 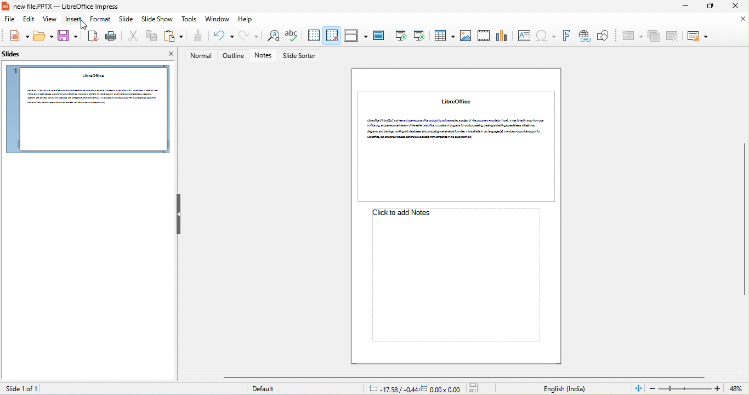 I want to click on font work text, so click(x=566, y=36).